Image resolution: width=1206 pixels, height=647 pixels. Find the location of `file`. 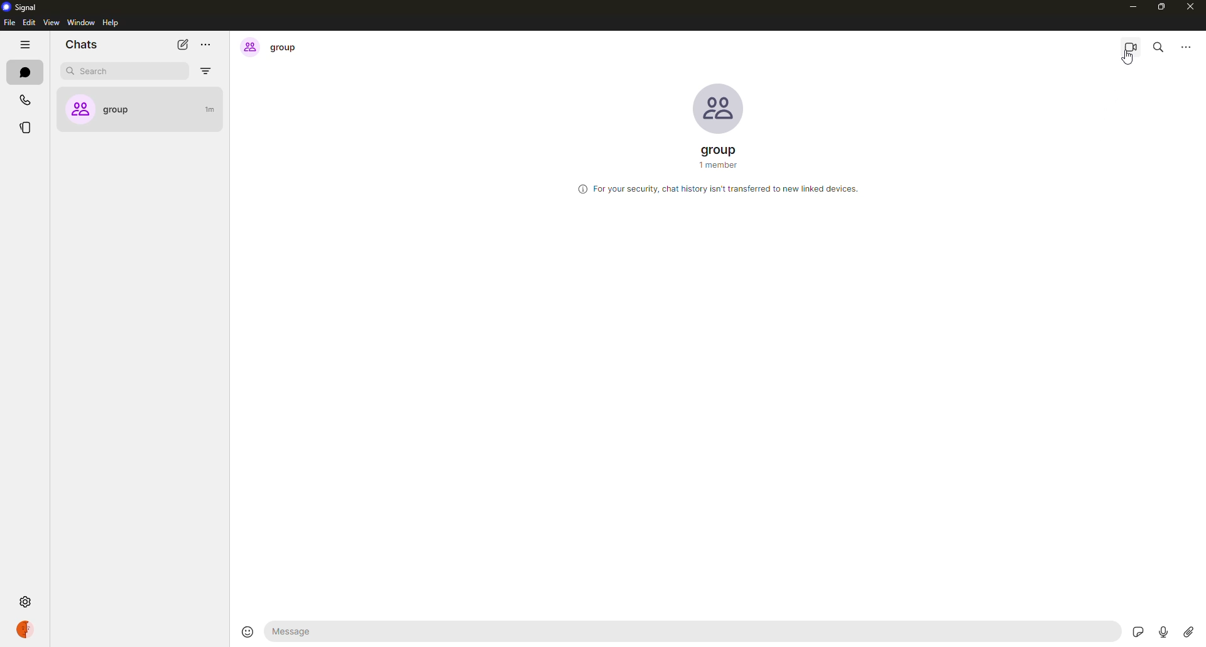

file is located at coordinates (9, 24).